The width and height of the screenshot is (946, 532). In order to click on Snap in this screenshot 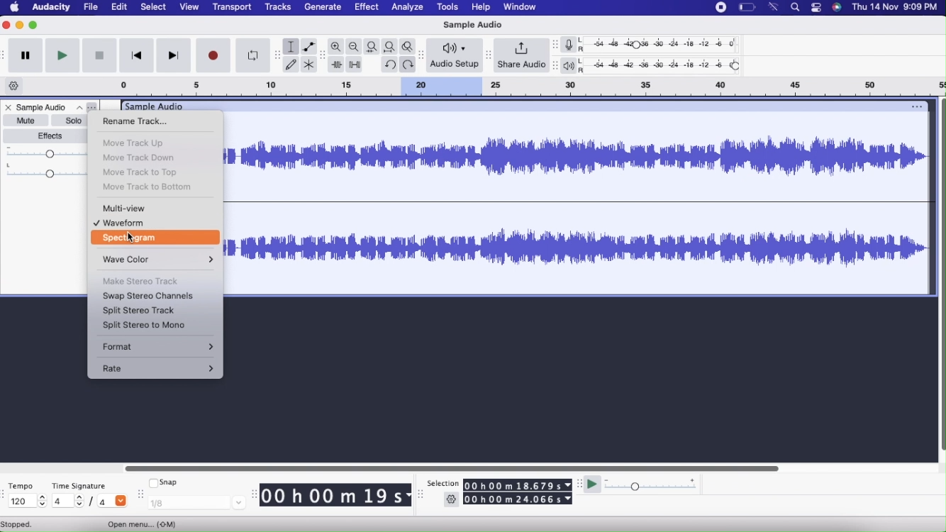, I will do `click(172, 482)`.